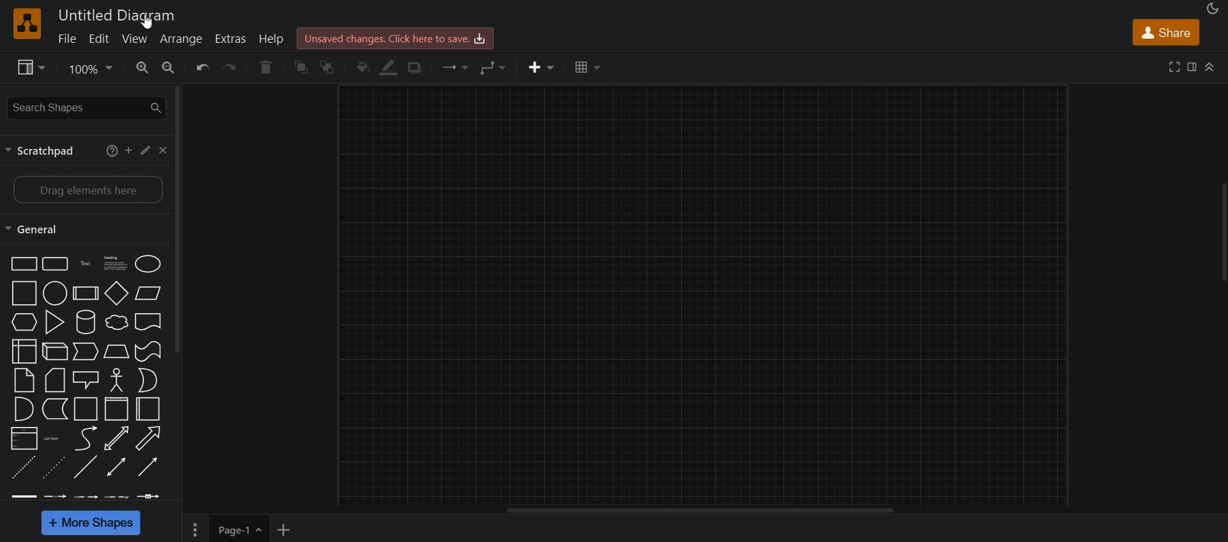 The image size is (1228, 542). What do you see at coordinates (196, 530) in the screenshot?
I see `pages` at bounding box center [196, 530].